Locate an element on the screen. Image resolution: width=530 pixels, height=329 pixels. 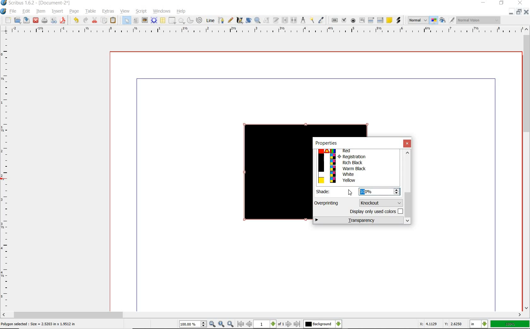
open is located at coordinates (17, 21).